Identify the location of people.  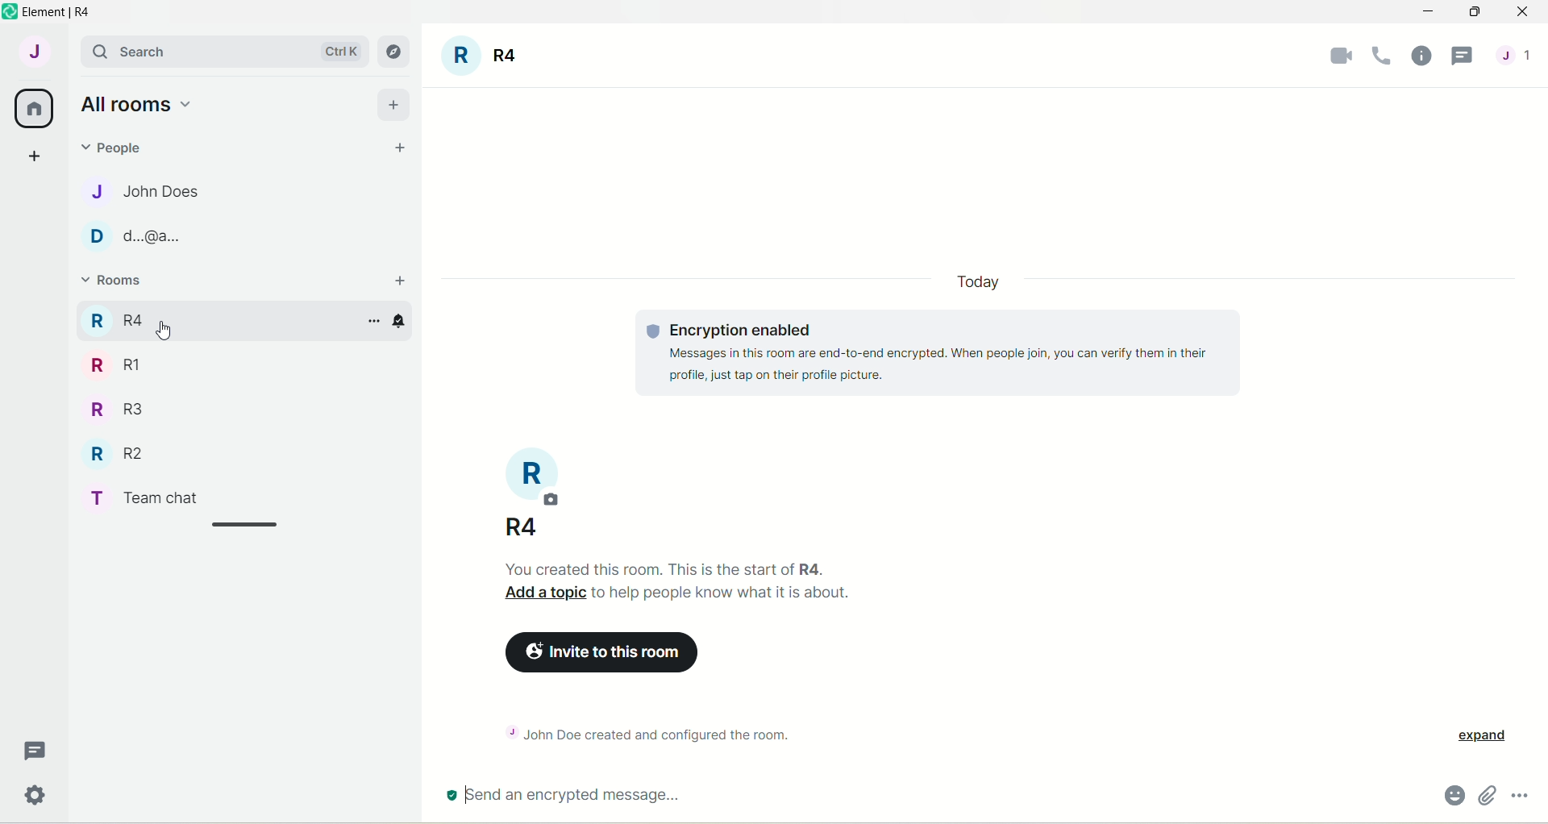
(118, 146).